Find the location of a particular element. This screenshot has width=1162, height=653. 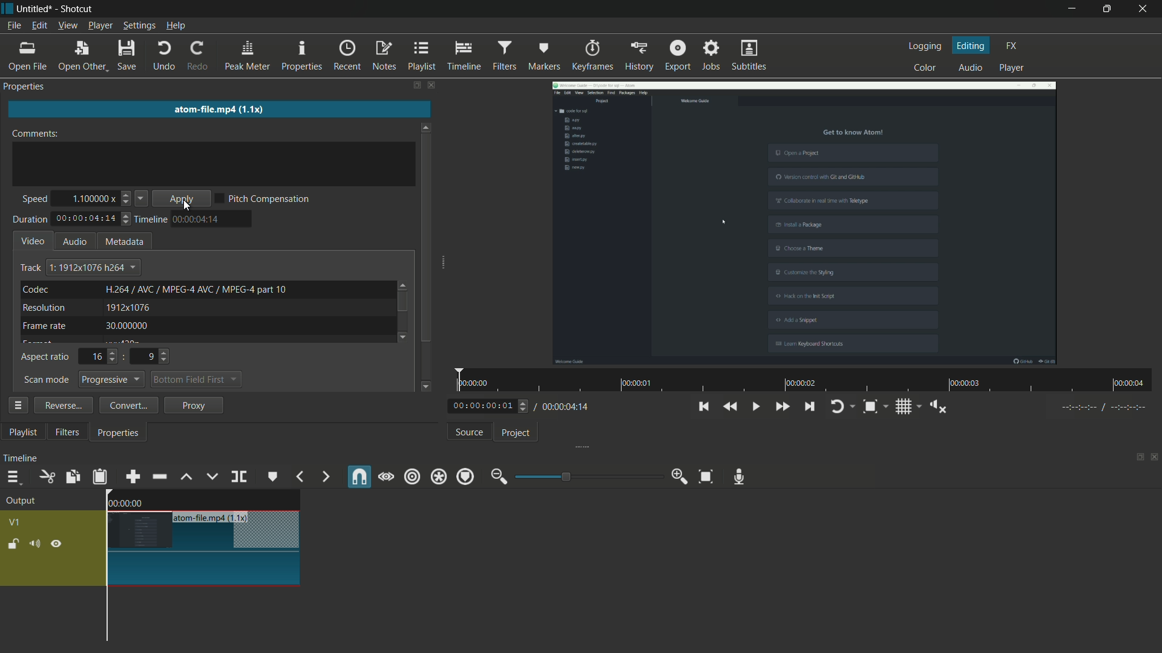

ripple is located at coordinates (412, 478).